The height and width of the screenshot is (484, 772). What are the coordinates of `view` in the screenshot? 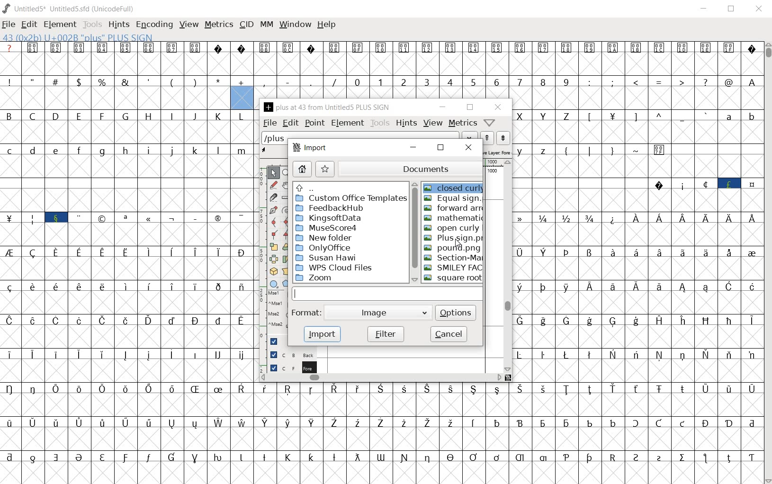 It's located at (188, 23).